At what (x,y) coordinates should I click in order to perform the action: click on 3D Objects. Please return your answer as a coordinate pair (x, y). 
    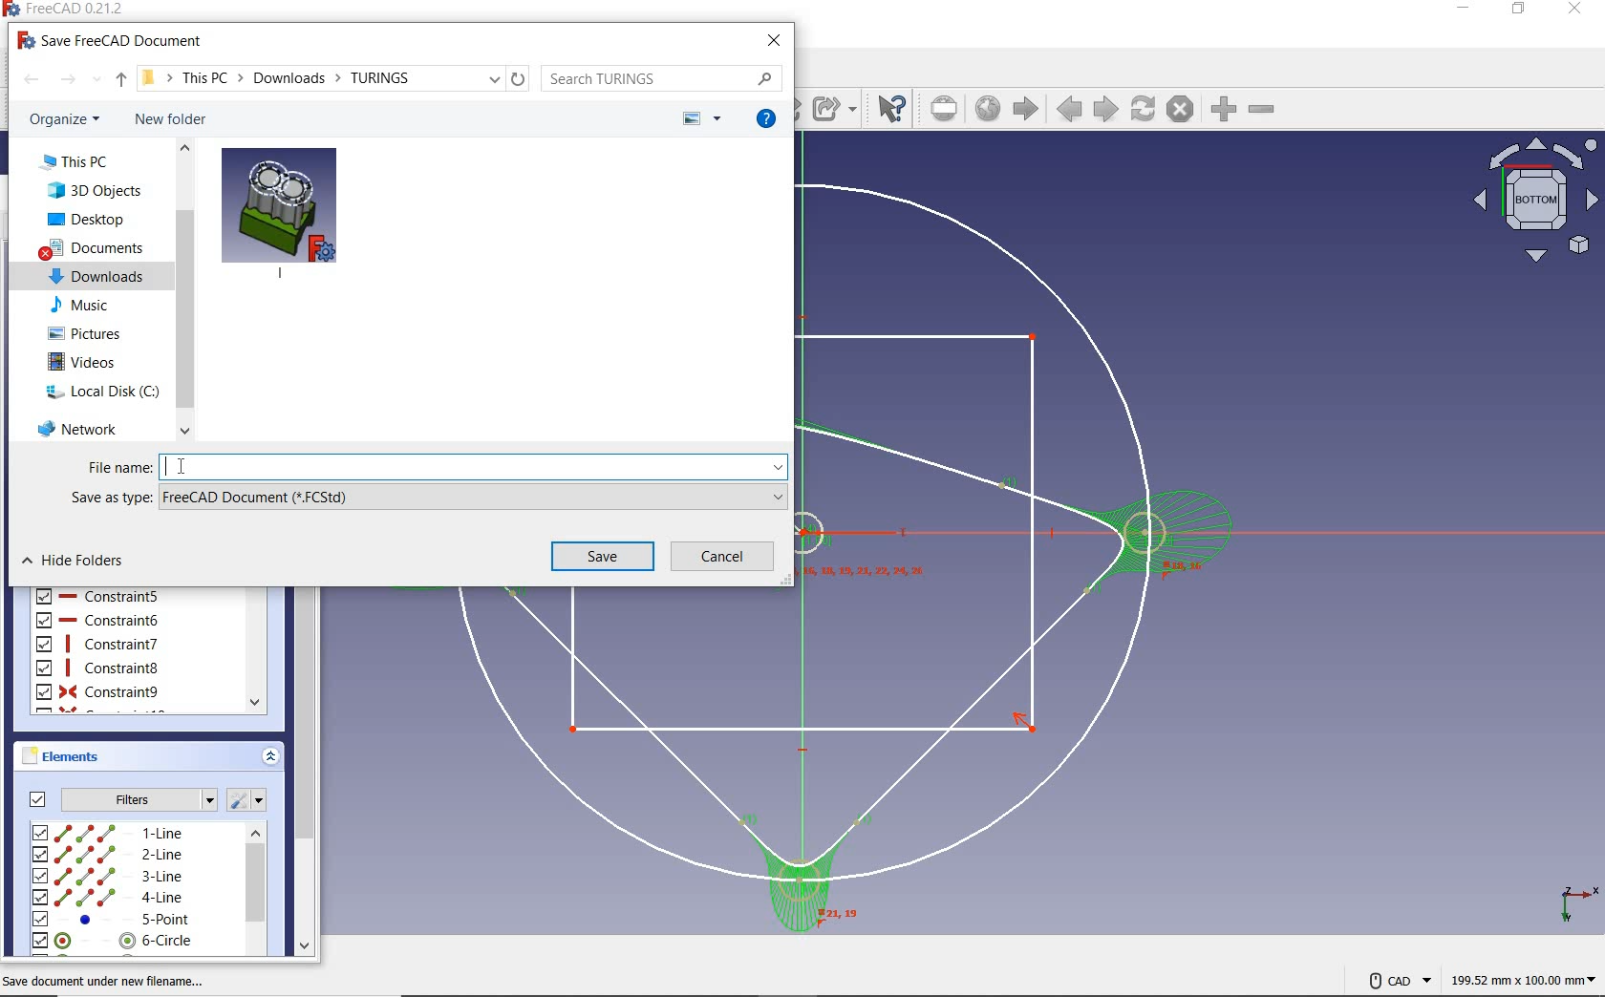
    Looking at the image, I should click on (94, 190).